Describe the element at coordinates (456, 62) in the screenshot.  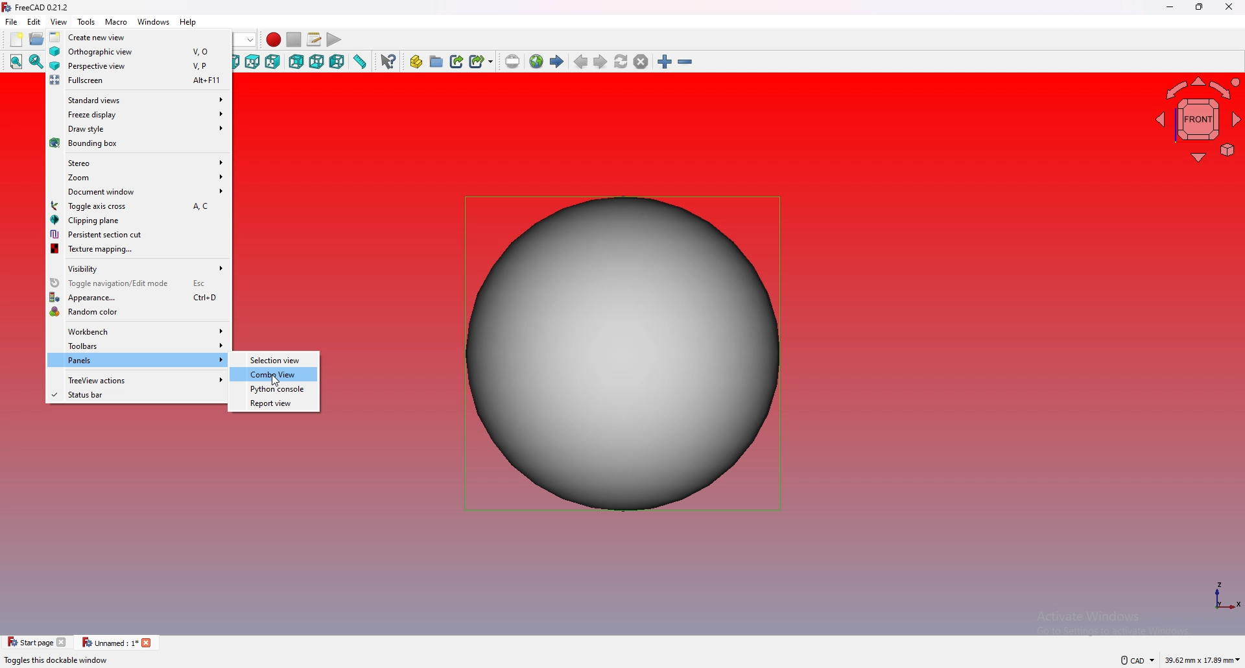
I see `create link` at that location.